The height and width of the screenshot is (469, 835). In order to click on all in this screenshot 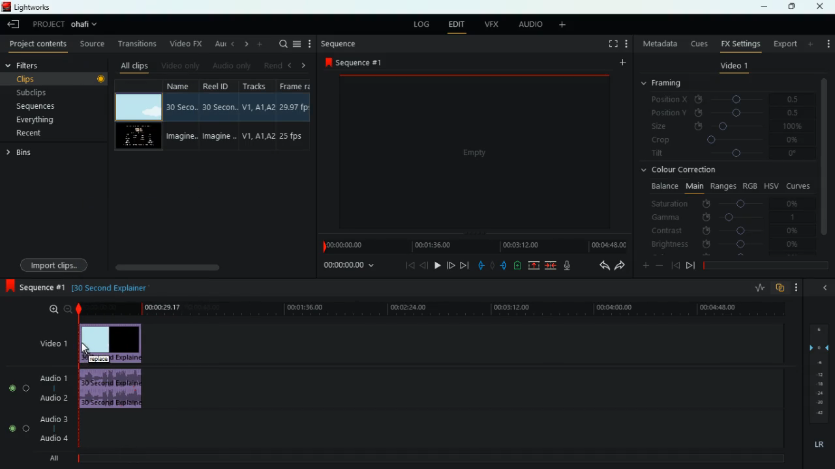, I will do `click(51, 459)`.